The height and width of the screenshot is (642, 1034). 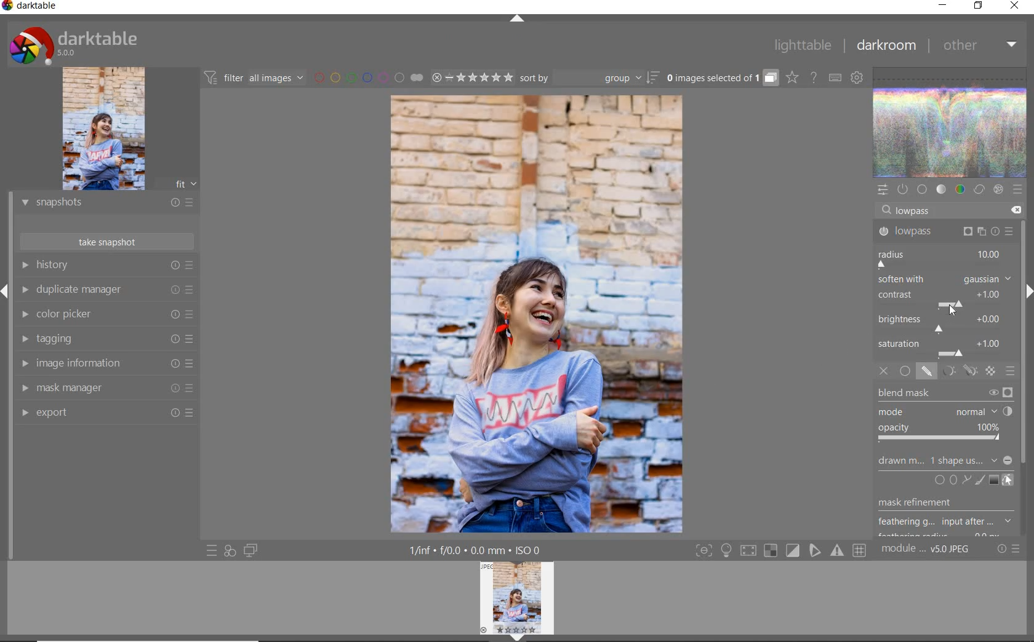 What do you see at coordinates (937, 504) in the screenshot?
I see `musk refinement` at bounding box center [937, 504].